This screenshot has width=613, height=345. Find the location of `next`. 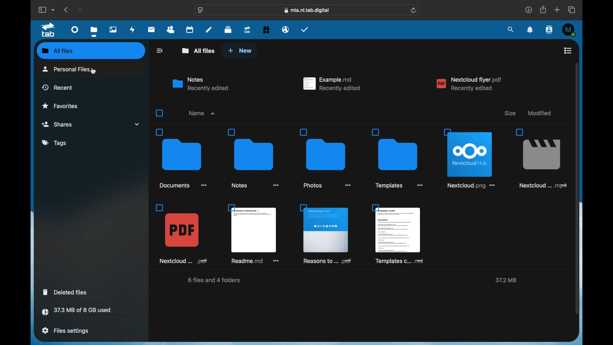

next is located at coordinates (79, 10).